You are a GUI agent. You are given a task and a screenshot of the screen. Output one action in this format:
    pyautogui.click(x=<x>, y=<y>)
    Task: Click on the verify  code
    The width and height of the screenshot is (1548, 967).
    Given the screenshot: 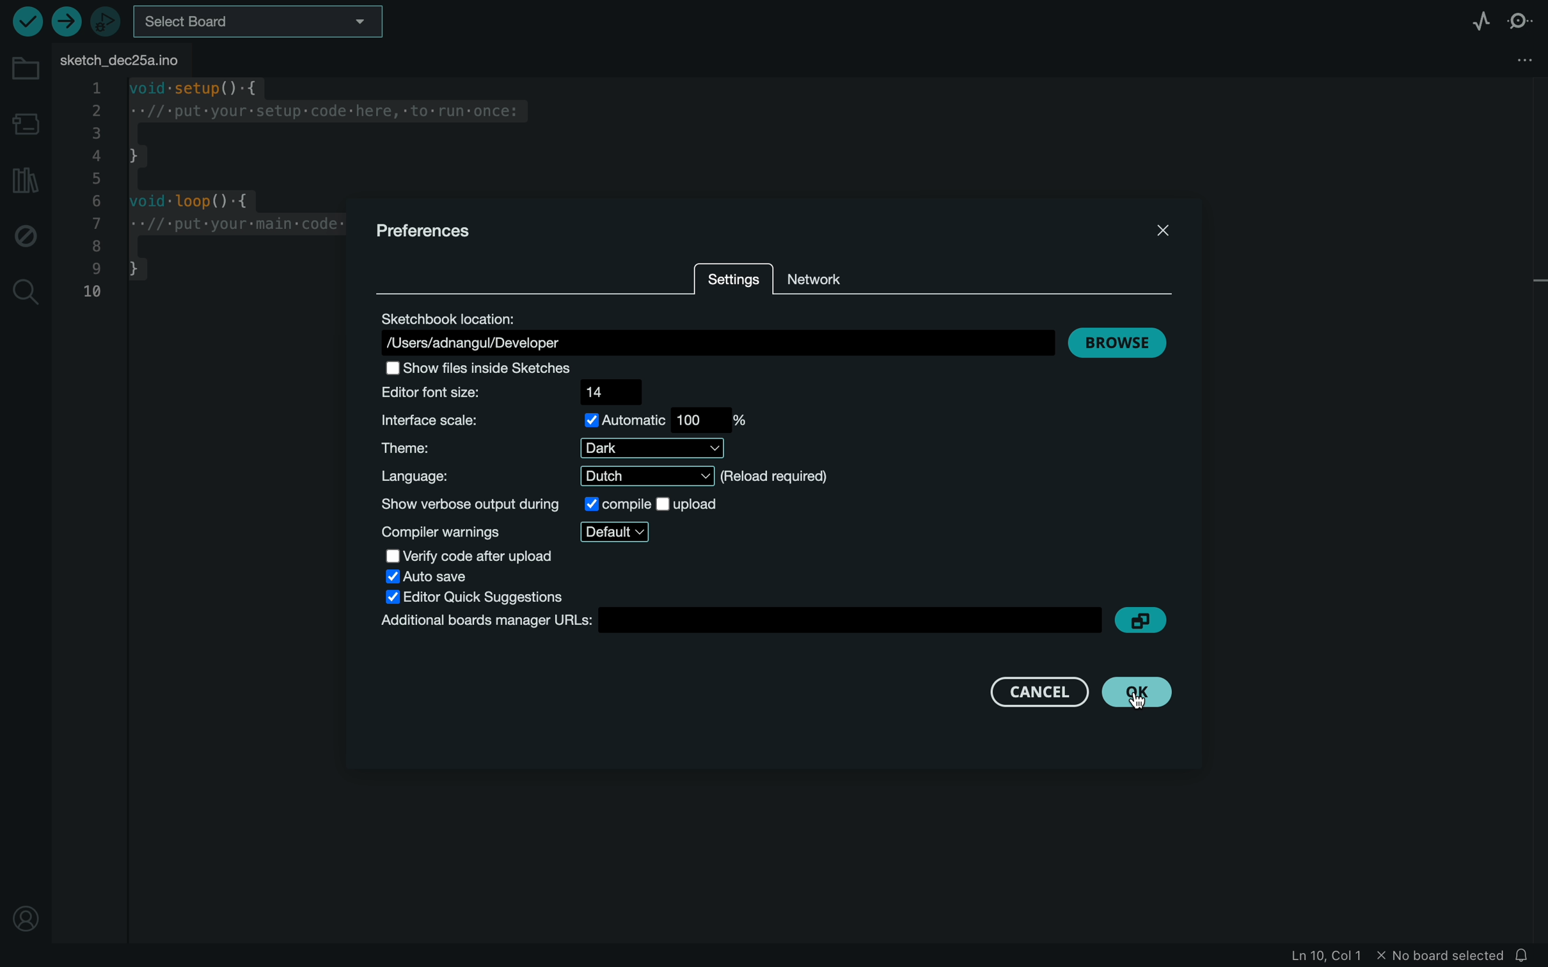 What is the action you would take?
    pyautogui.click(x=470, y=554)
    